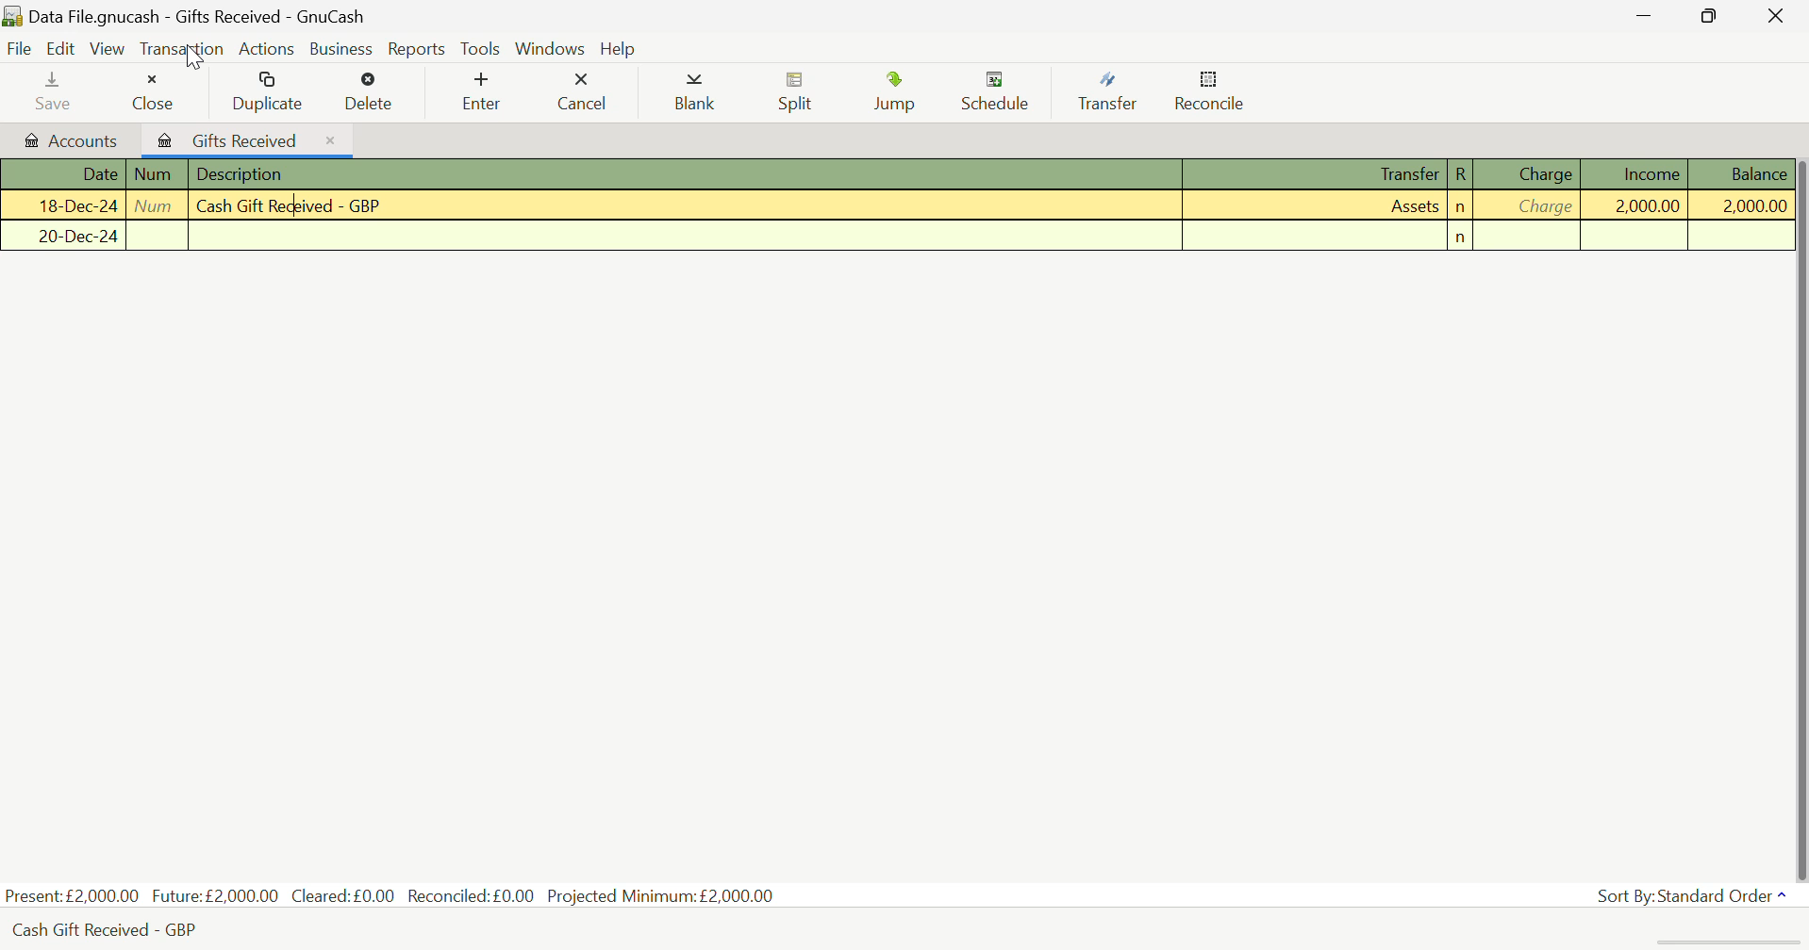 This screenshot has height=950, width=1809. What do you see at coordinates (348, 895) in the screenshot?
I see `Cleared` at bounding box center [348, 895].